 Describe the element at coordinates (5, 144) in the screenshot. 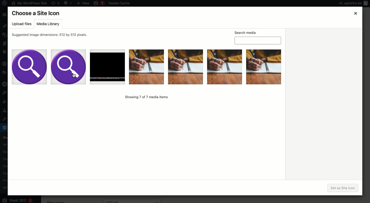

I see `Writing` at that location.